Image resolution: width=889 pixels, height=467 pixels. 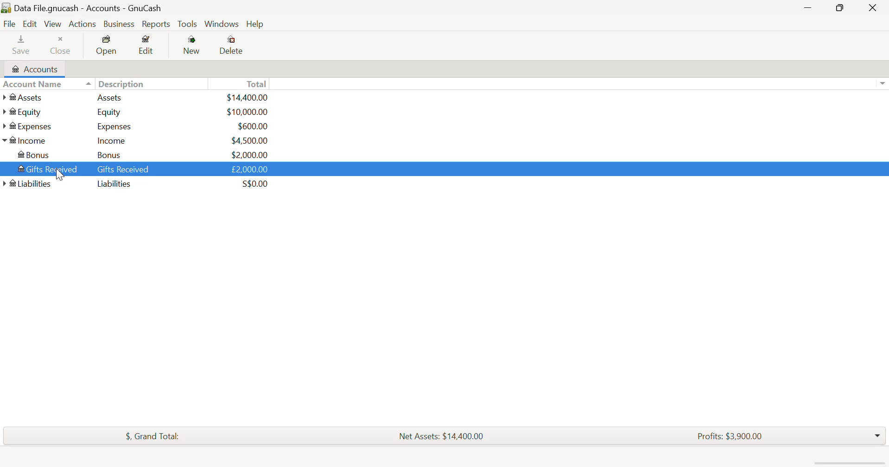 What do you see at coordinates (25, 112) in the screenshot?
I see `Equity` at bounding box center [25, 112].